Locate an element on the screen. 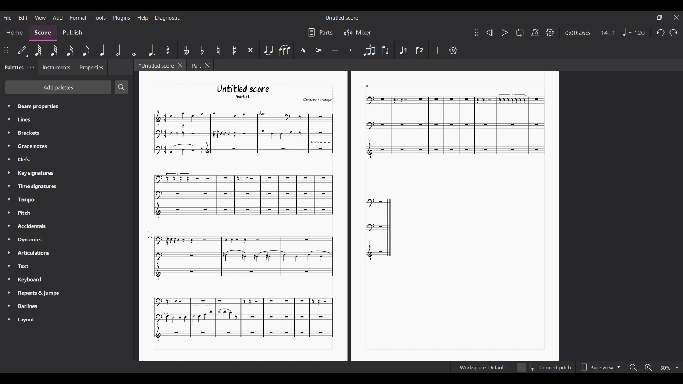 This screenshot has height=384, width=683. Home  is located at coordinates (14, 33).